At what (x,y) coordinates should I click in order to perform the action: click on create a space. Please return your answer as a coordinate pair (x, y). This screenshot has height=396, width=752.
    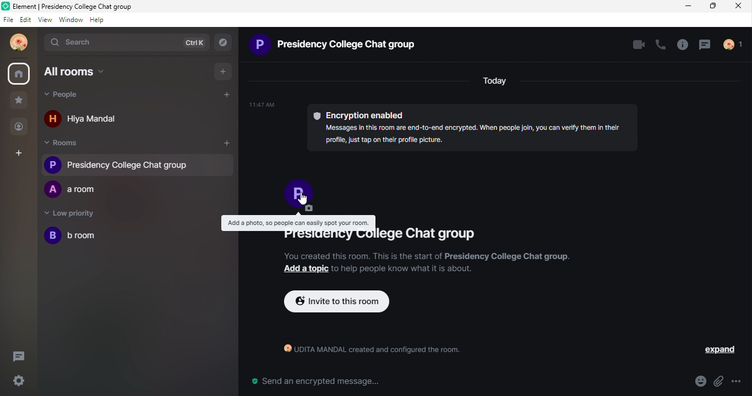
    Looking at the image, I should click on (23, 153).